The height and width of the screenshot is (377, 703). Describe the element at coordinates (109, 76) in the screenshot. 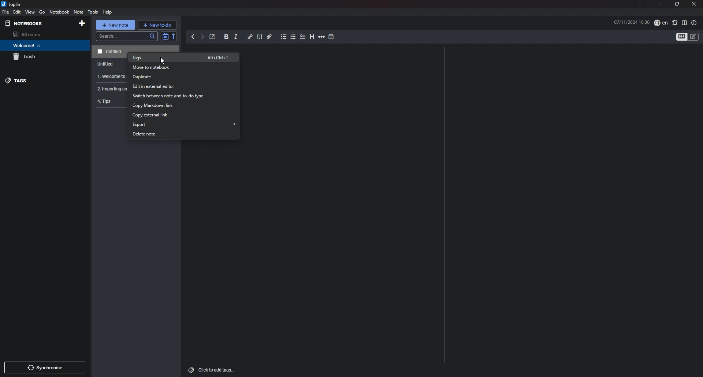

I see `1. Welcome` at that location.